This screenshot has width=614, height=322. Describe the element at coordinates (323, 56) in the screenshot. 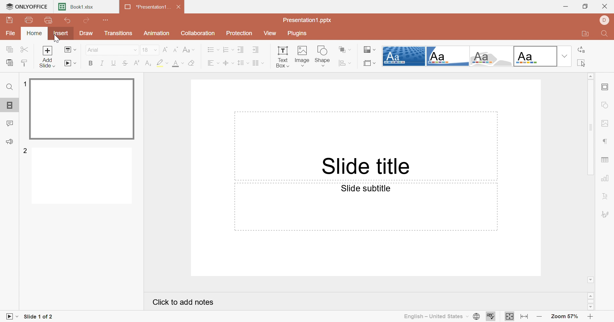

I see `Shape` at that location.